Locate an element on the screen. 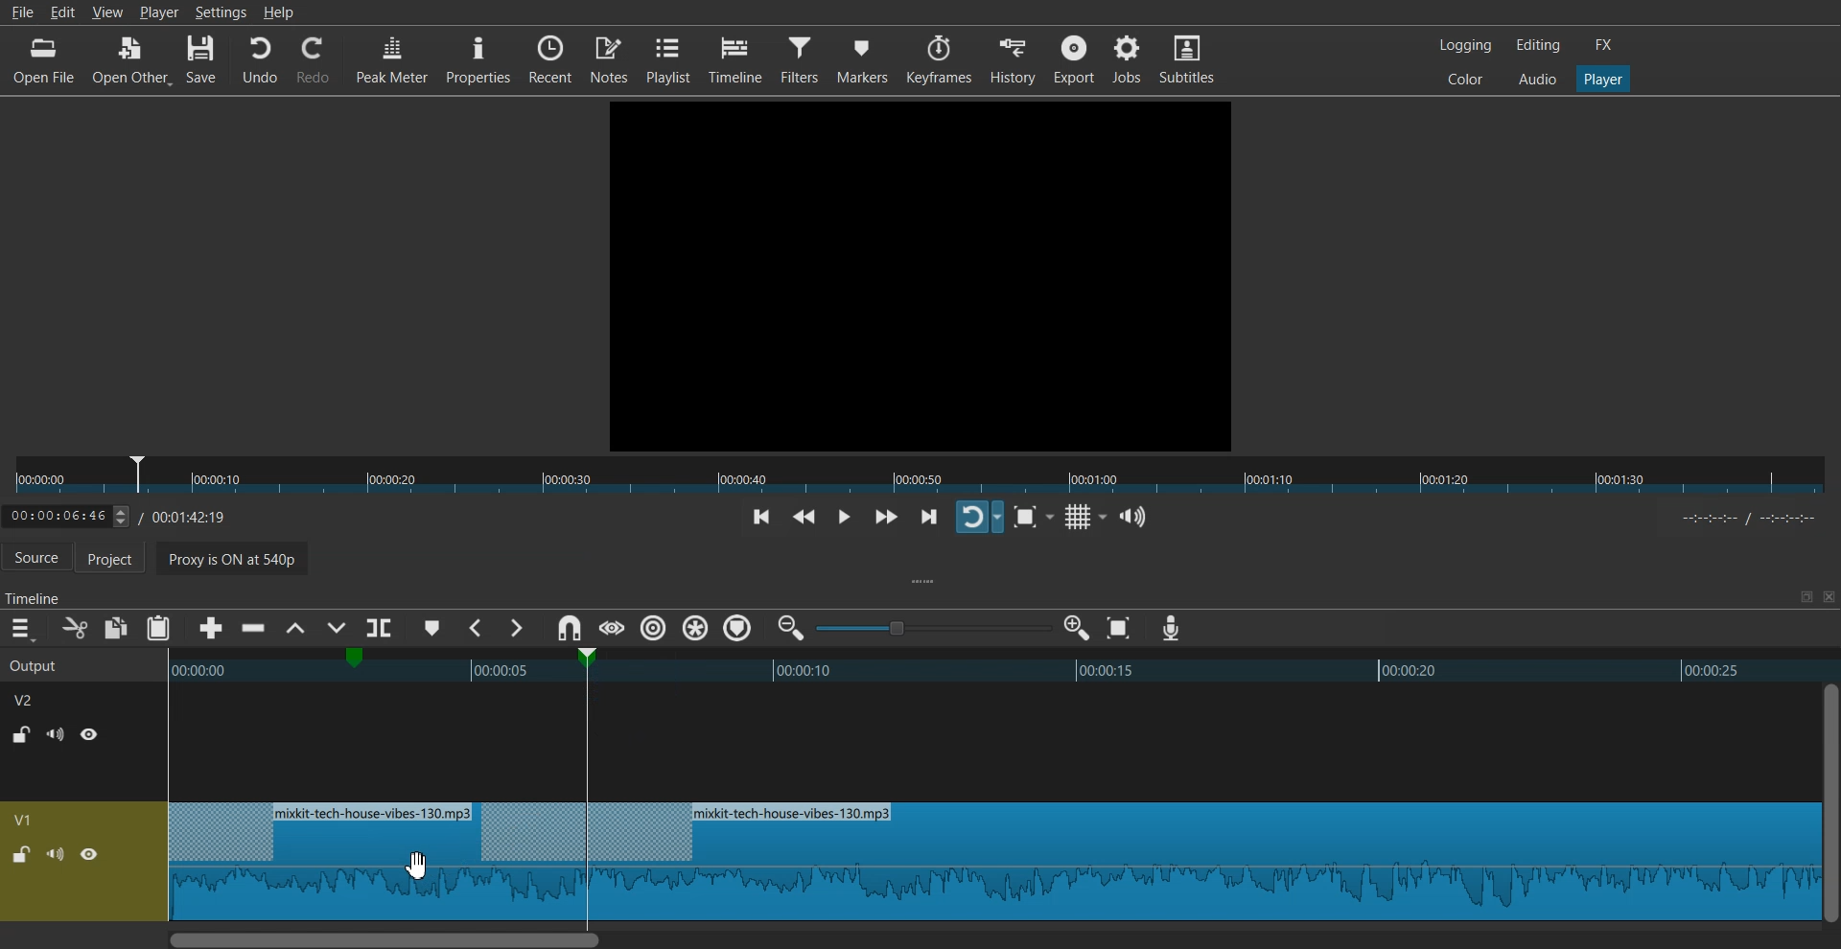 This screenshot has height=949, width=1841. Add marker is located at coordinates (432, 628).